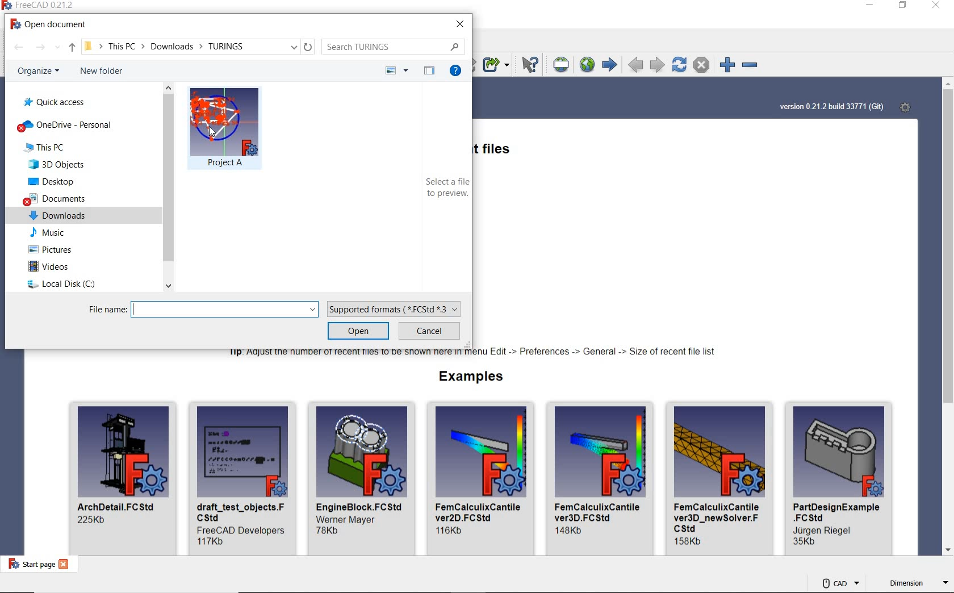  What do you see at coordinates (48, 232) in the screenshot?
I see `music` at bounding box center [48, 232].